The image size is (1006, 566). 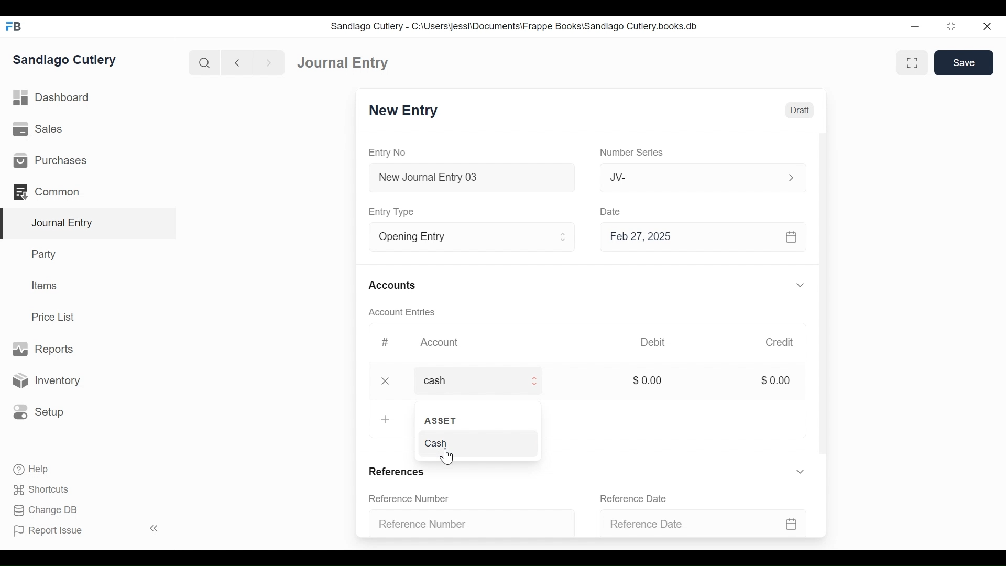 What do you see at coordinates (46, 254) in the screenshot?
I see `Party` at bounding box center [46, 254].